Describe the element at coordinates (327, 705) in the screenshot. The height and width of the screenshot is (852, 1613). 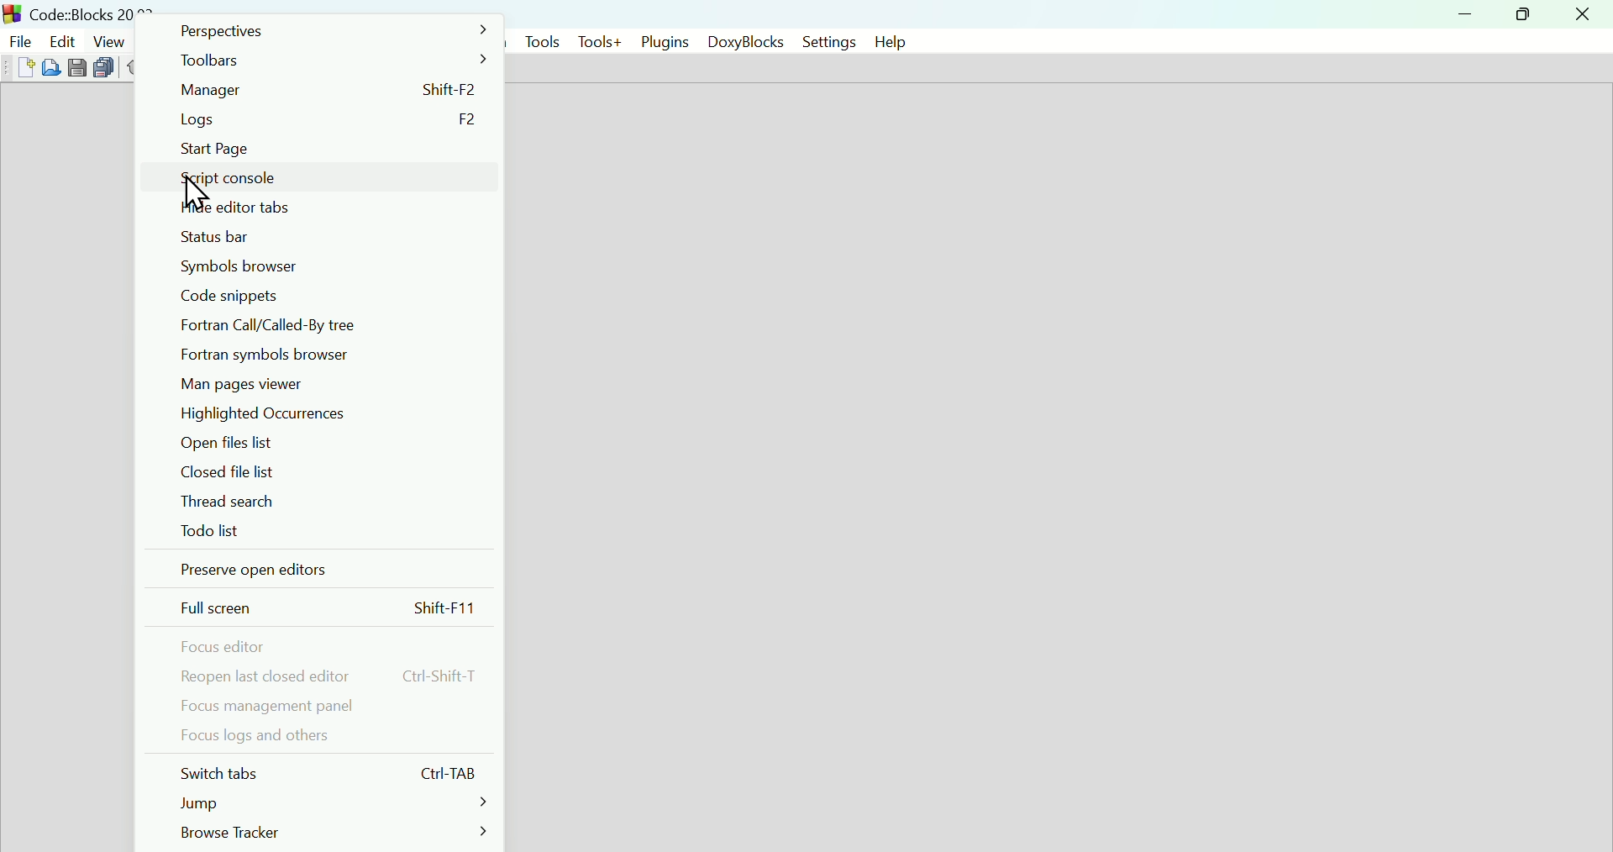
I see `Focus management panel` at that location.